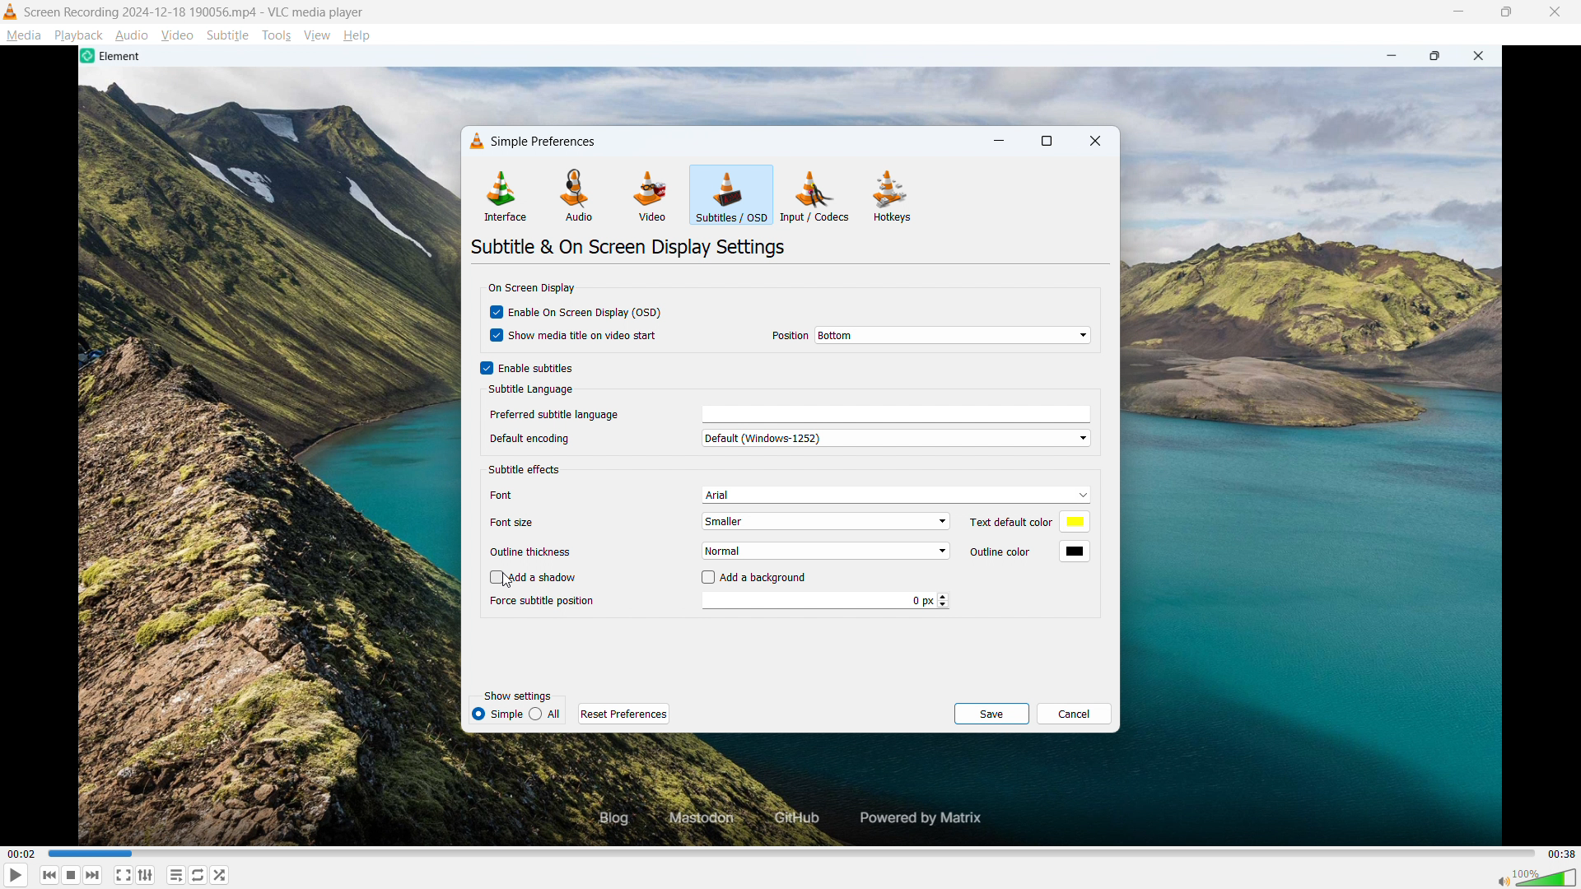 The image size is (1581, 889). I want to click on Vertical scroll bar , so click(1101, 423).